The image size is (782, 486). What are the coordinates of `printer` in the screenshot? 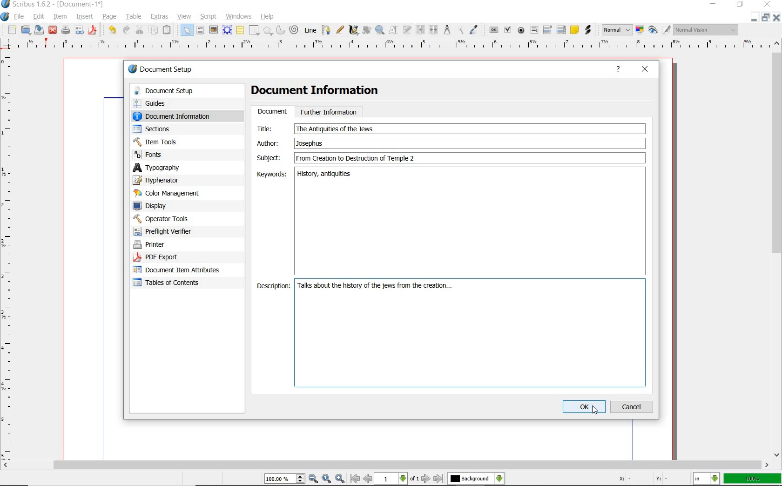 It's located at (171, 245).